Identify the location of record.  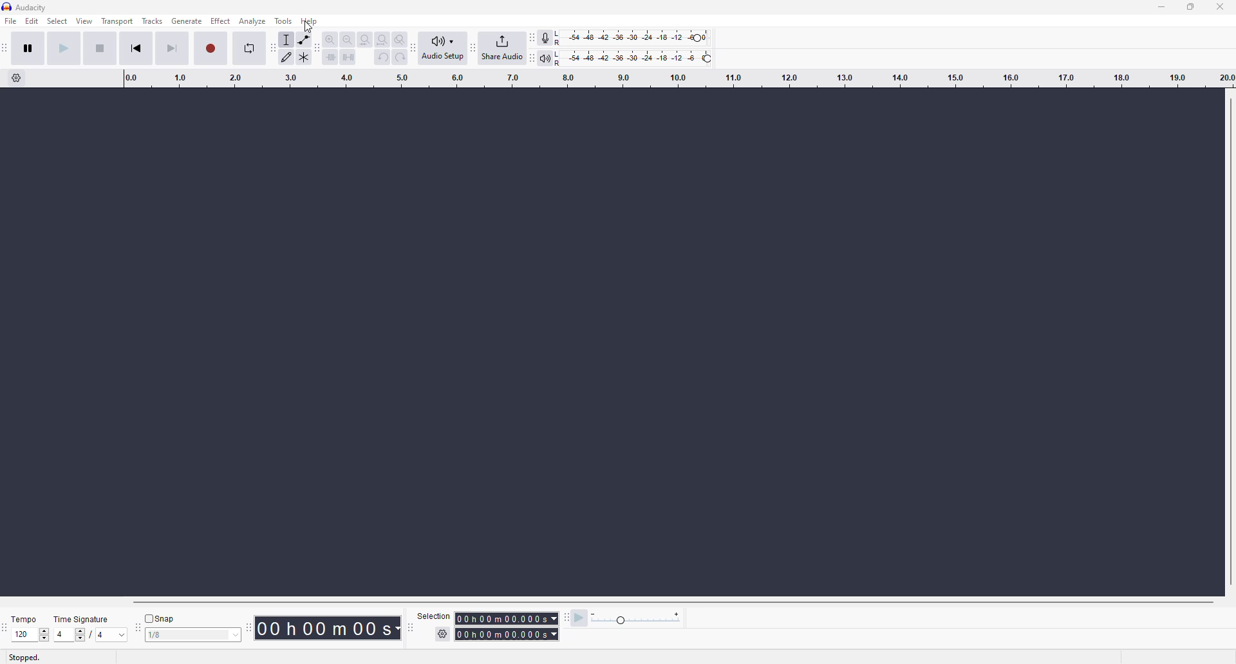
(212, 47).